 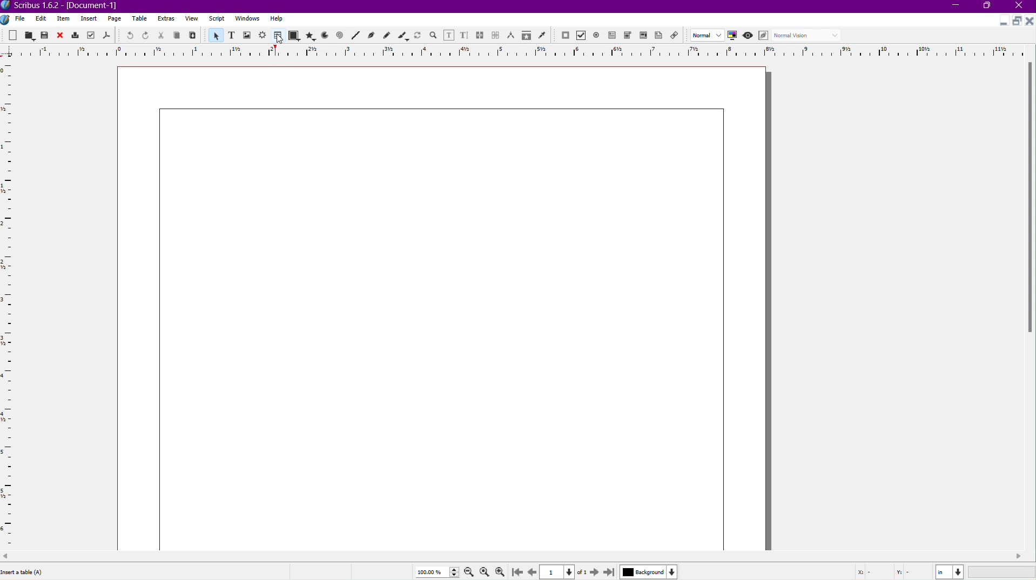 What do you see at coordinates (14, 35) in the screenshot?
I see `New` at bounding box center [14, 35].